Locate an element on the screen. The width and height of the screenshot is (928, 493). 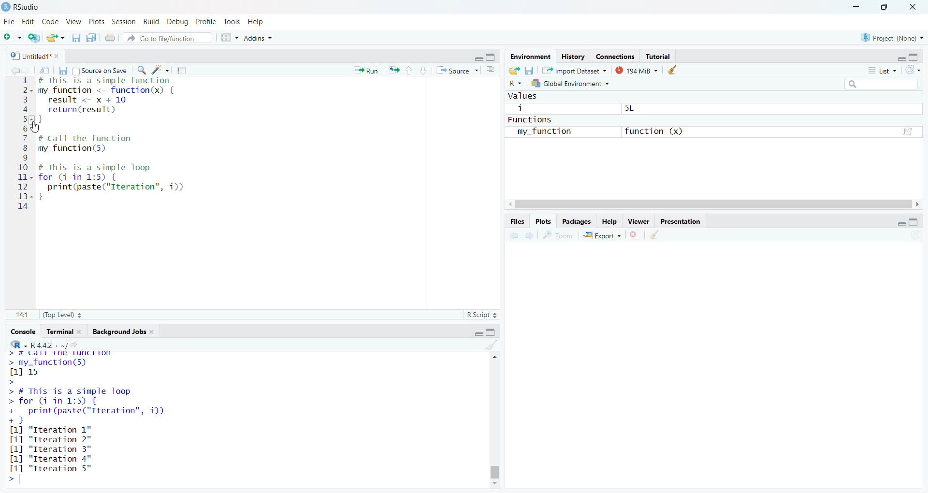
maximize is located at coordinates (919, 223).